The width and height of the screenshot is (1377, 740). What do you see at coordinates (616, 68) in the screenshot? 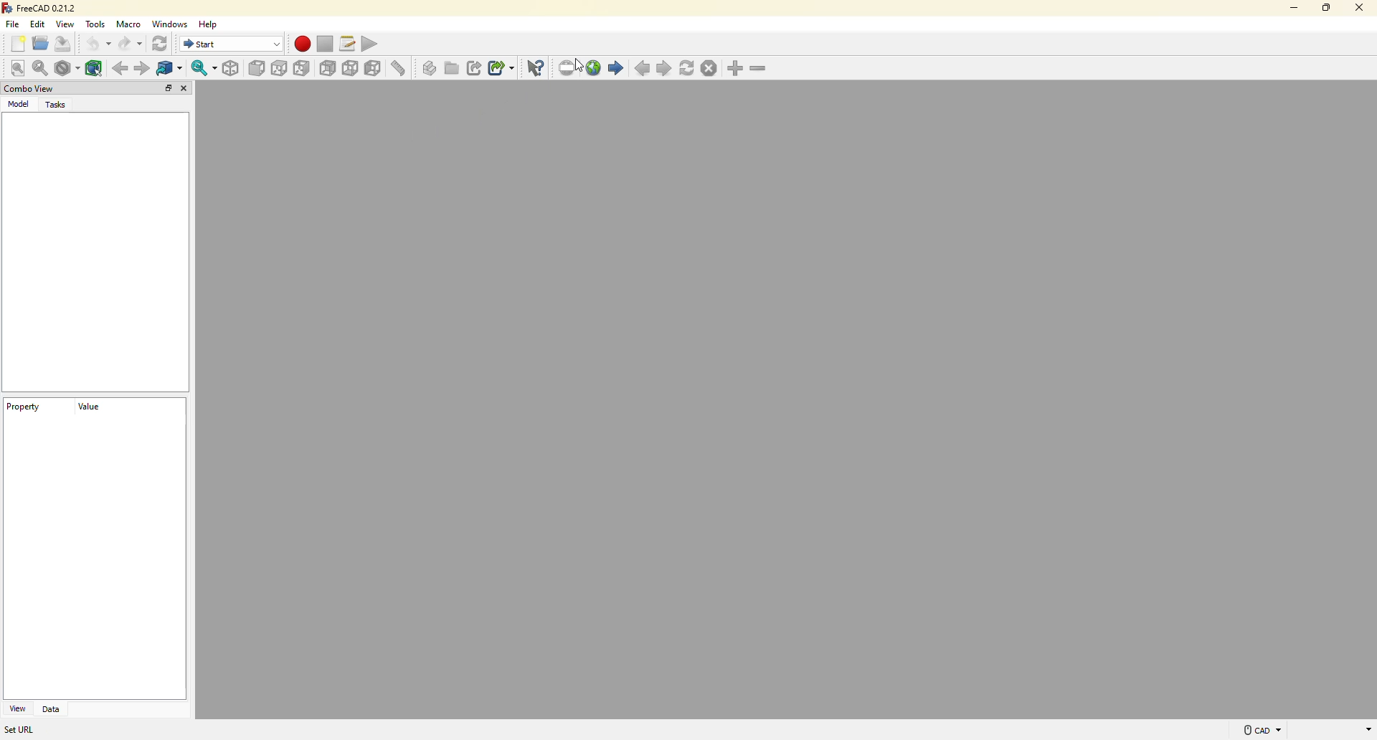
I see `start page` at bounding box center [616, 68].